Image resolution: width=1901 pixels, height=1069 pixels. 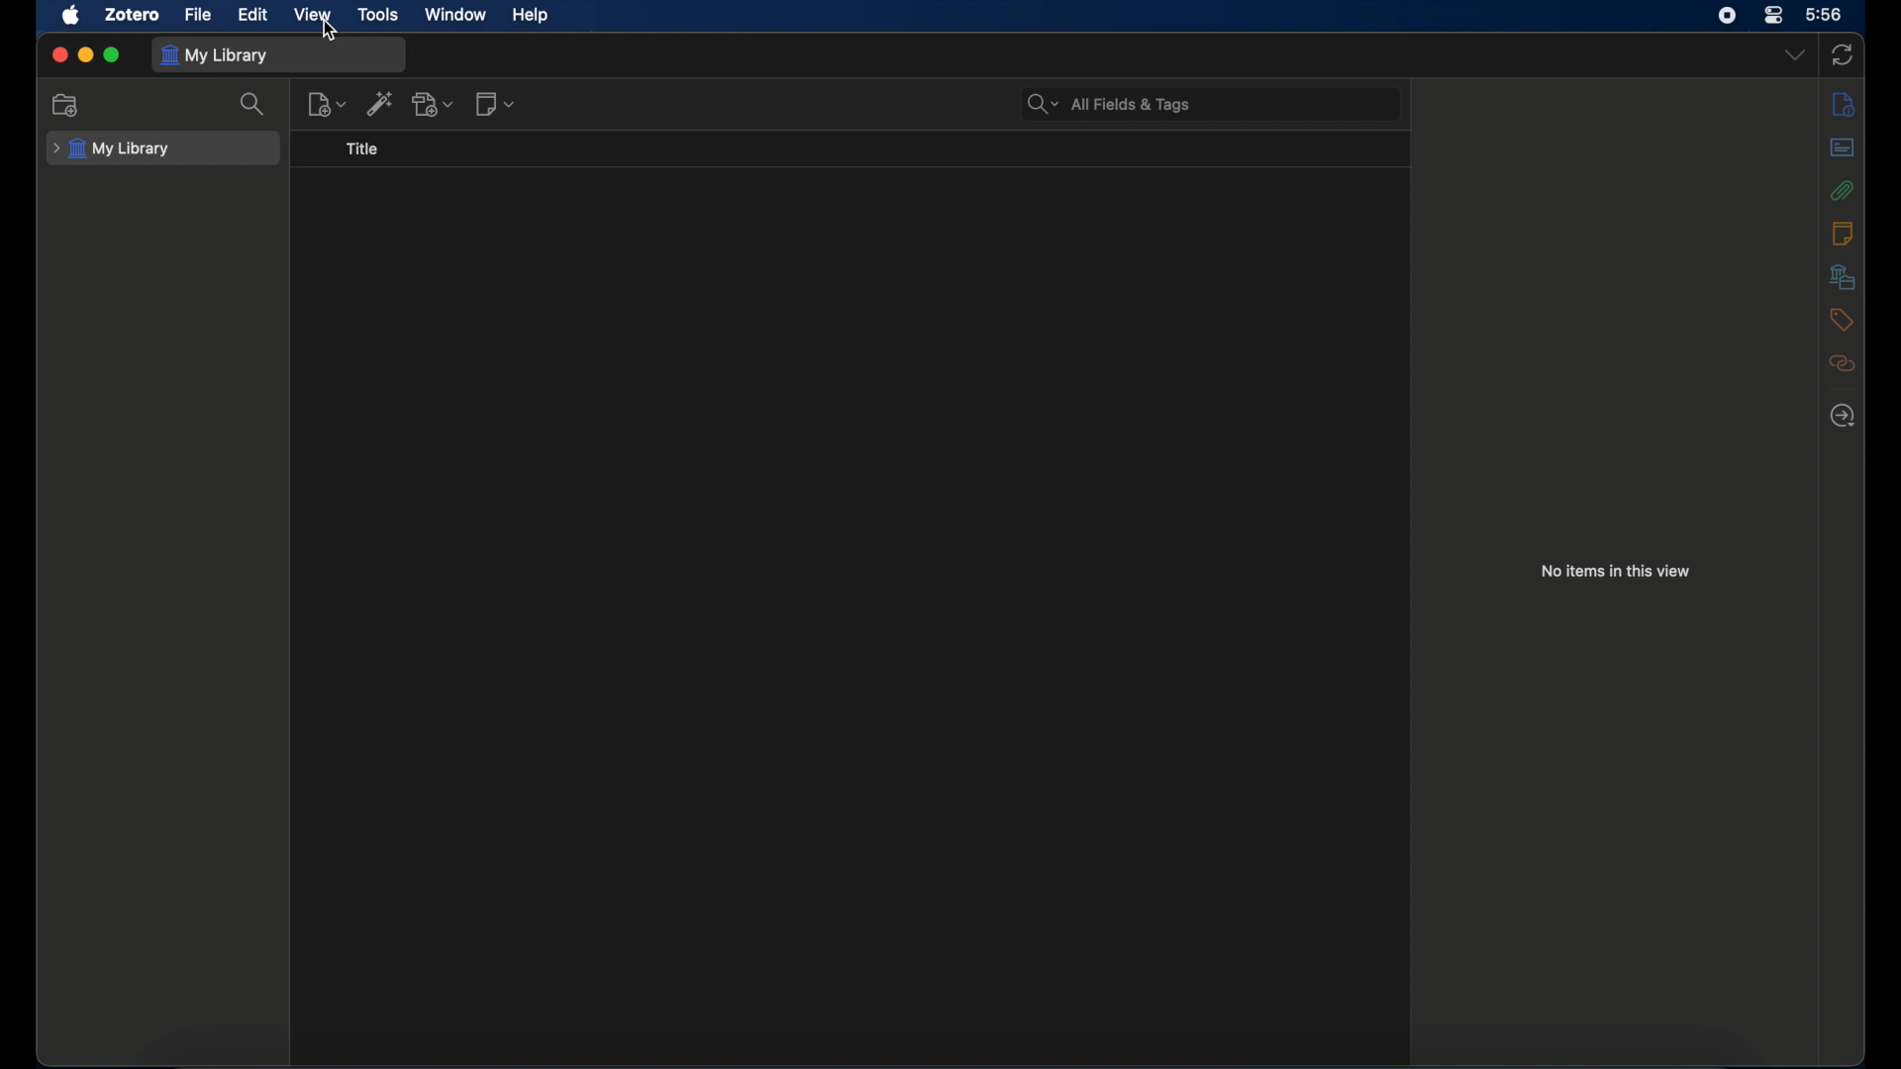 I want to click on control center, so click(x=1772, y=15).